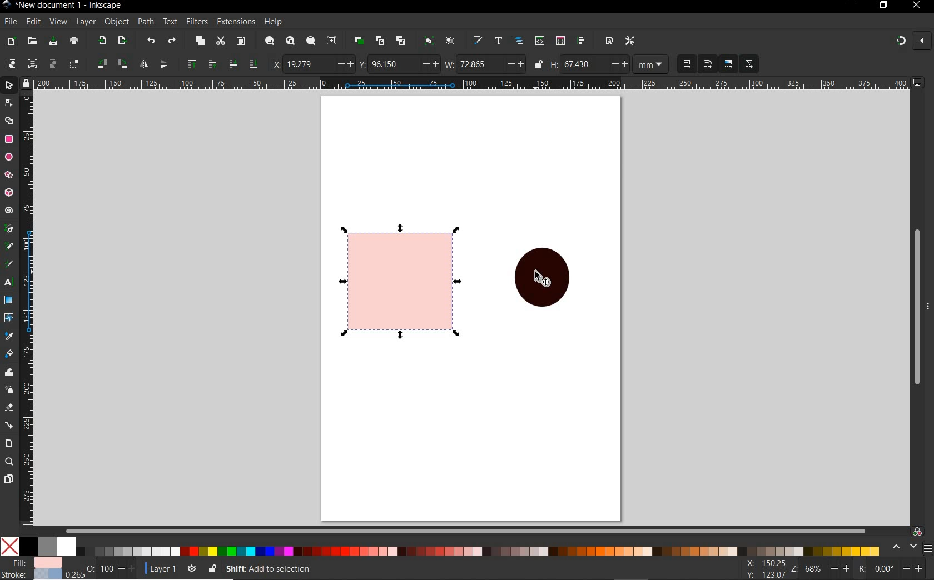 The width and height of the screenshot is (934, 580). Describe the element at coordinates (172, 41) in the screenshot. I see `redo` at that location.